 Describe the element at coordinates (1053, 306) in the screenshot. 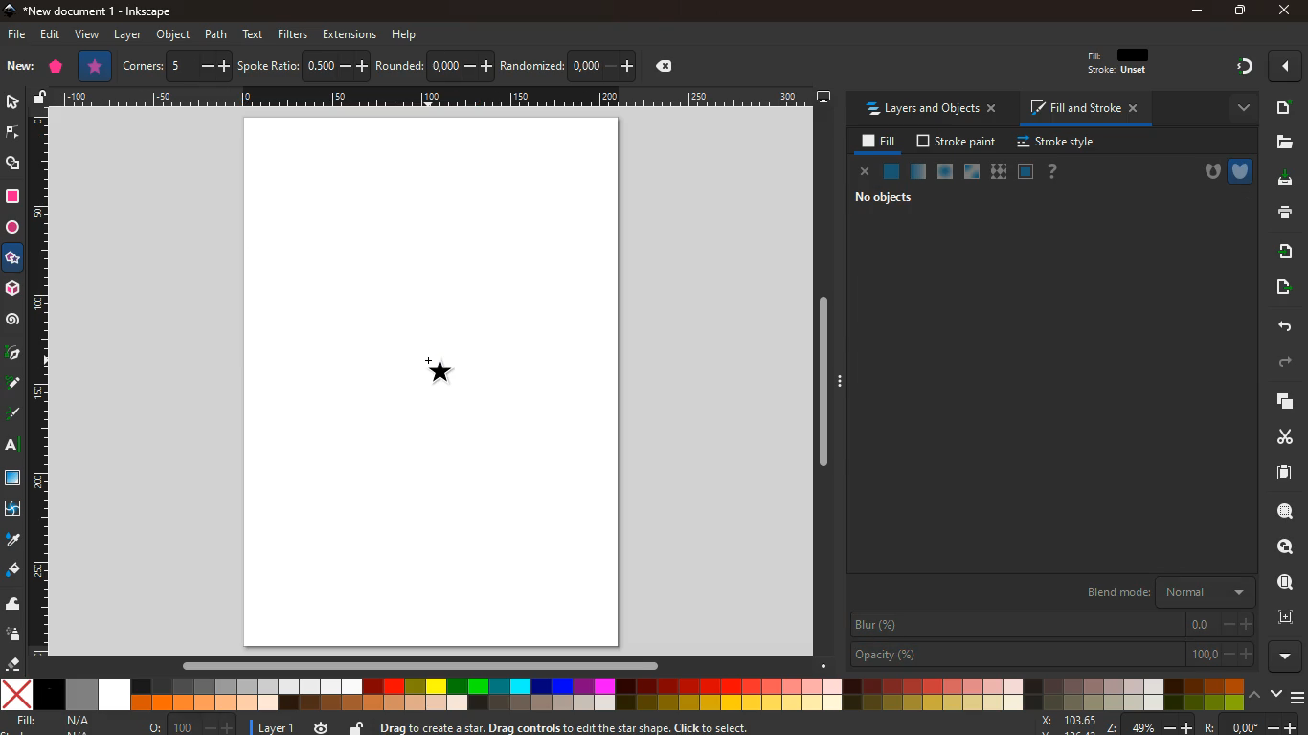

I see `s` at that location.